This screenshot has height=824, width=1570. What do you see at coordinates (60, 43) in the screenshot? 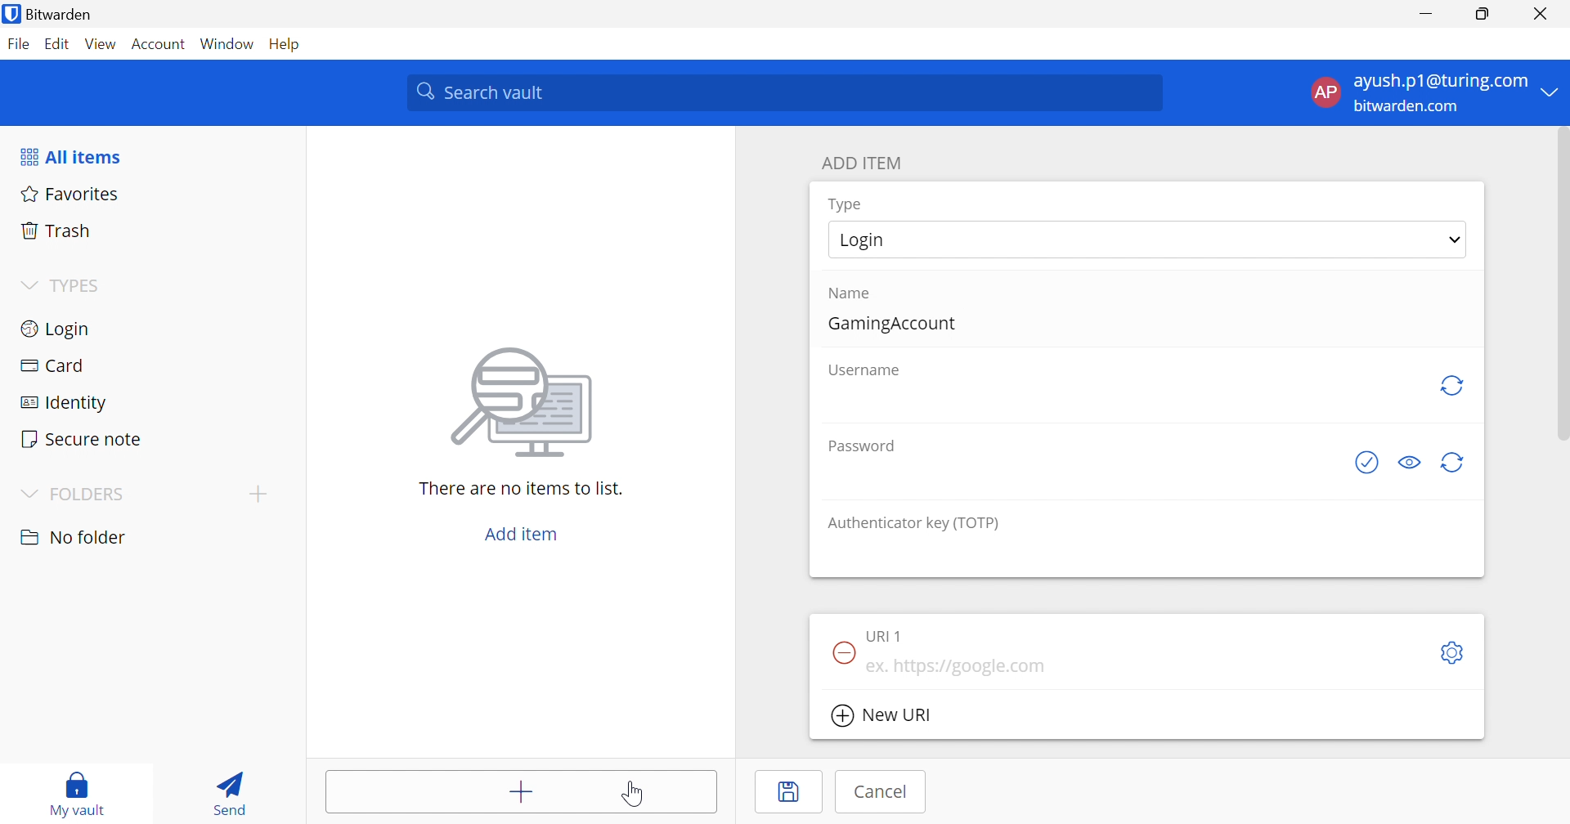
I see `Edit` at bounding box center [60, 43].